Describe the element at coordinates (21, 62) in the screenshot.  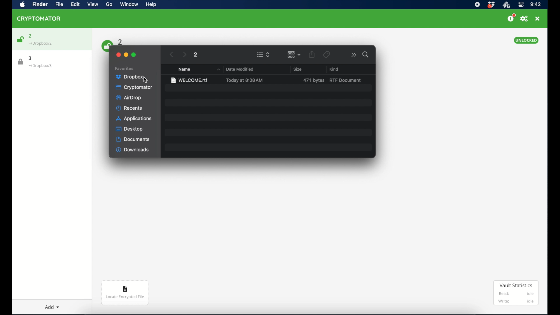
I see `lock icon` at that location.